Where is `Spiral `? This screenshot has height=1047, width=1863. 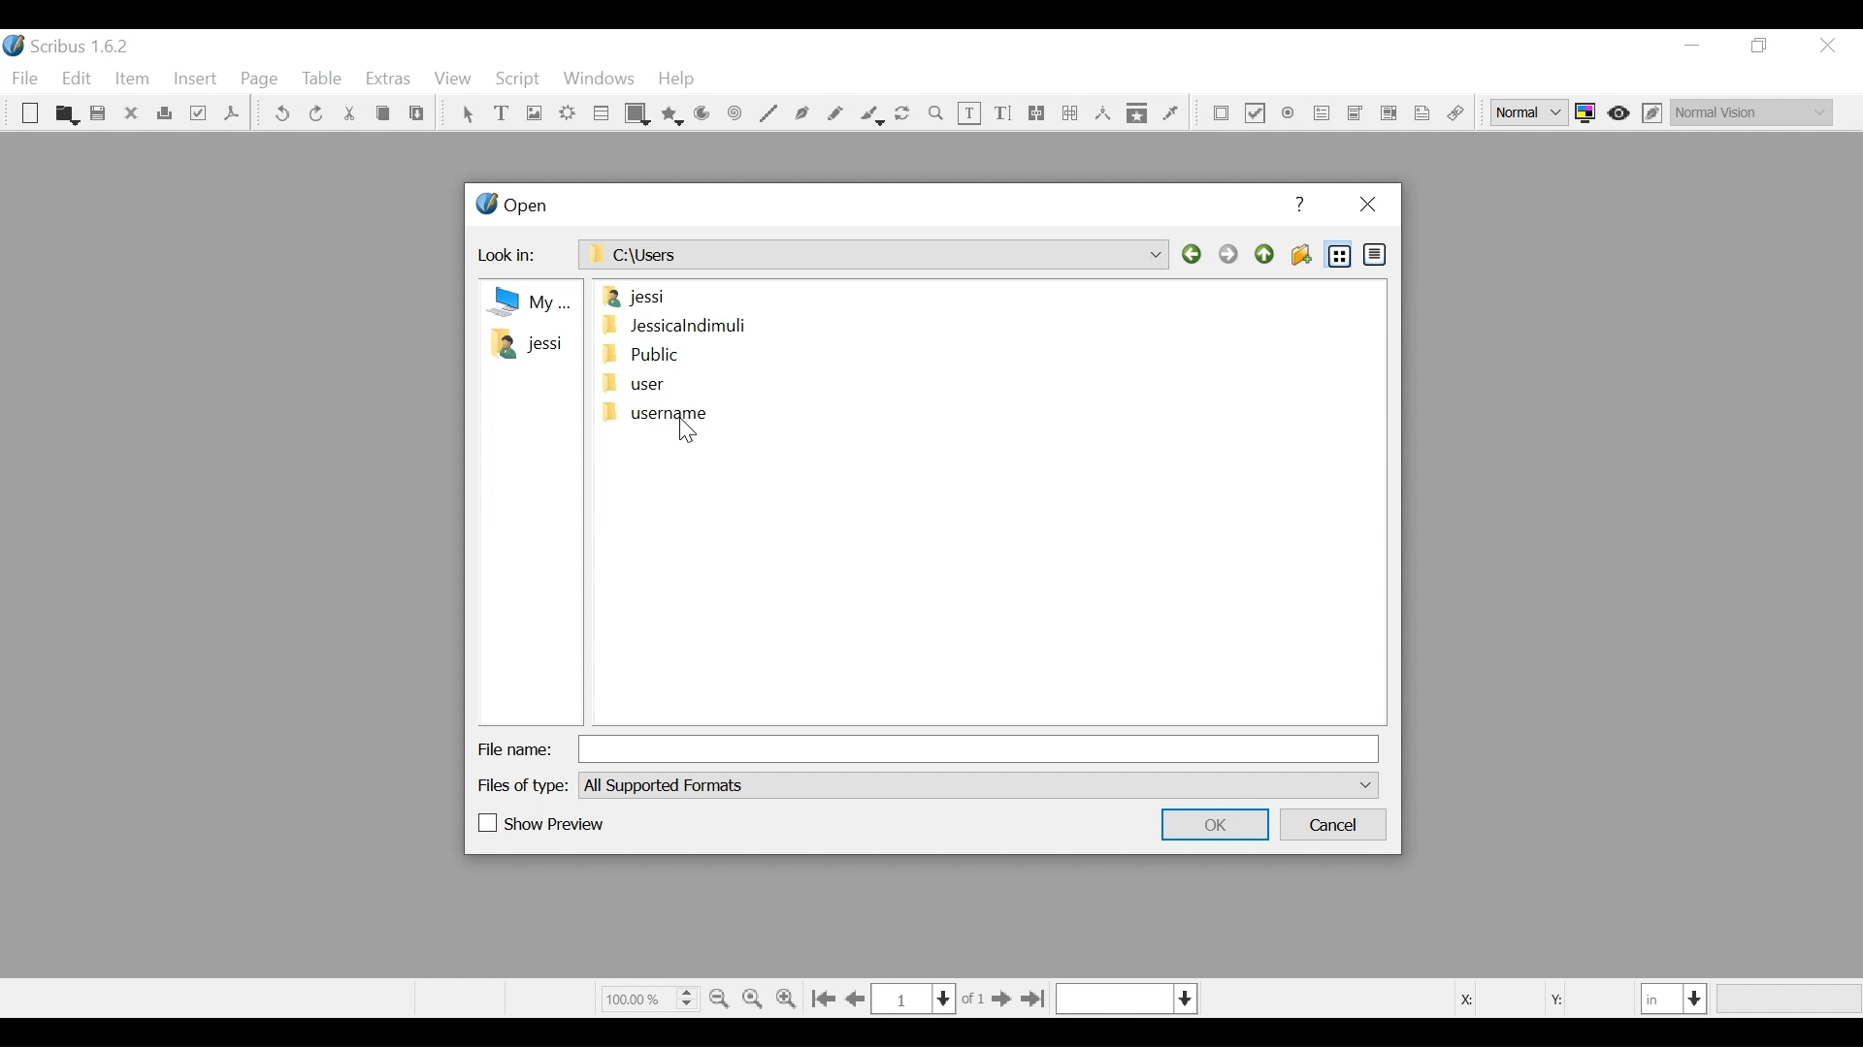 Spiral  is located at coordinates (733, 115).